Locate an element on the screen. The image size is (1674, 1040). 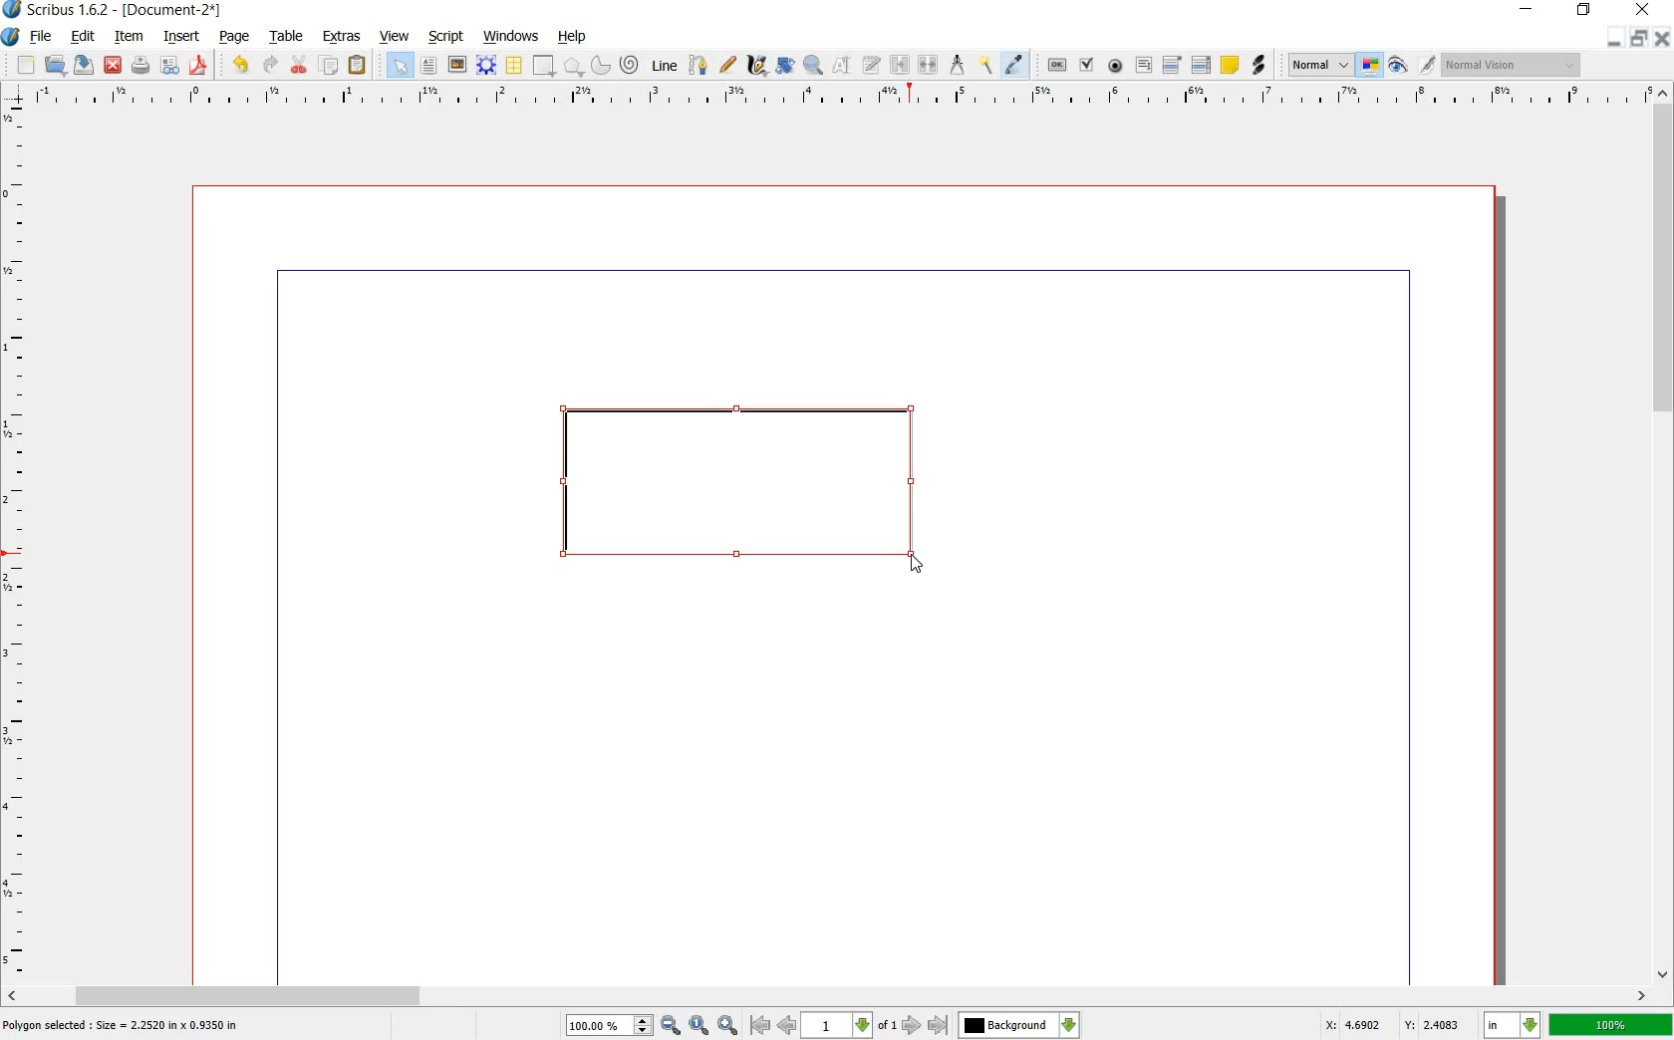
SAVE AS PDF is located at coordinates (201, 66).